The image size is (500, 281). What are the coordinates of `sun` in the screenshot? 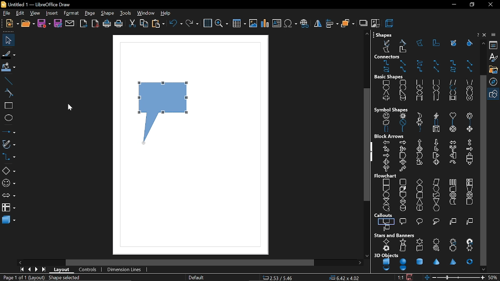 It's located at (403, 116).